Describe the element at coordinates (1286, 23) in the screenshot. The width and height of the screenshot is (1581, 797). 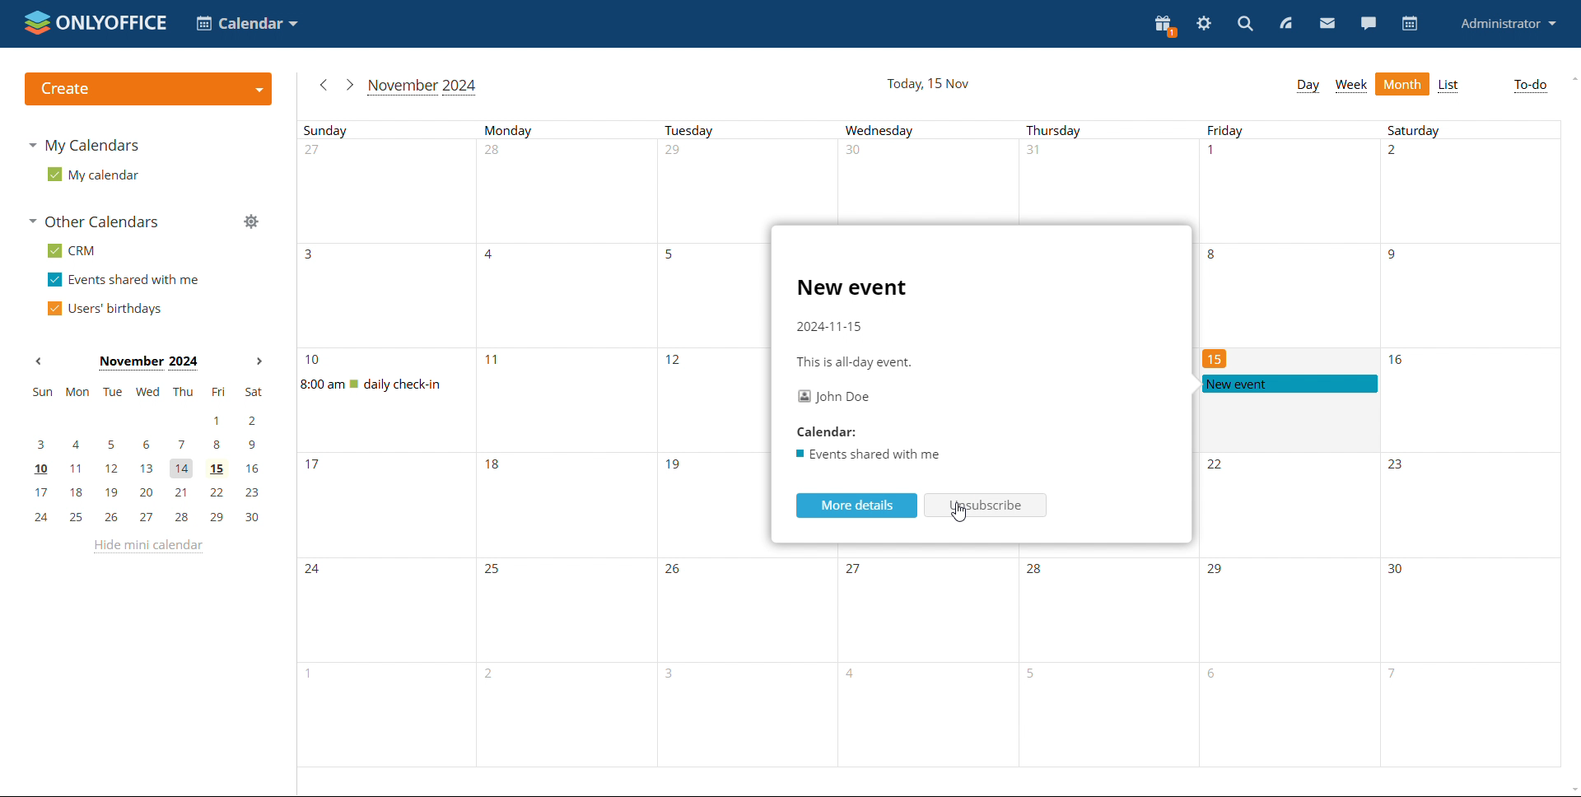
I see `feed` at that location.